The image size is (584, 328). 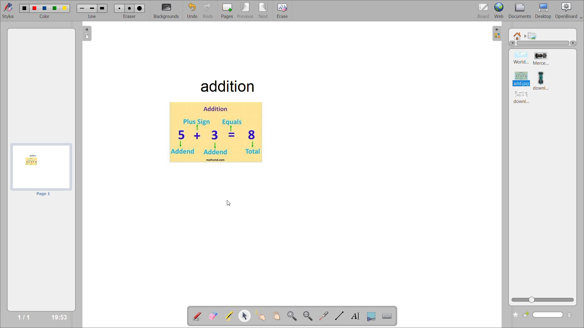 What do you see at coordinates (120, 8) in the screenshot?
I see `eraser 1` at bounding box center [120, 8].